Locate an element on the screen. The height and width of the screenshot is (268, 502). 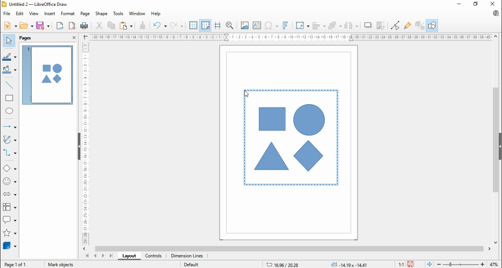
3D objects is located at coordinates (9, 245).